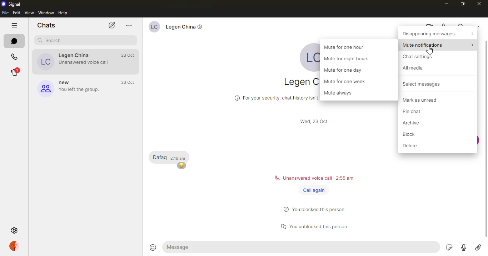 The image size is (488, 256). I want to click on mark as unread, so click(423, 100).